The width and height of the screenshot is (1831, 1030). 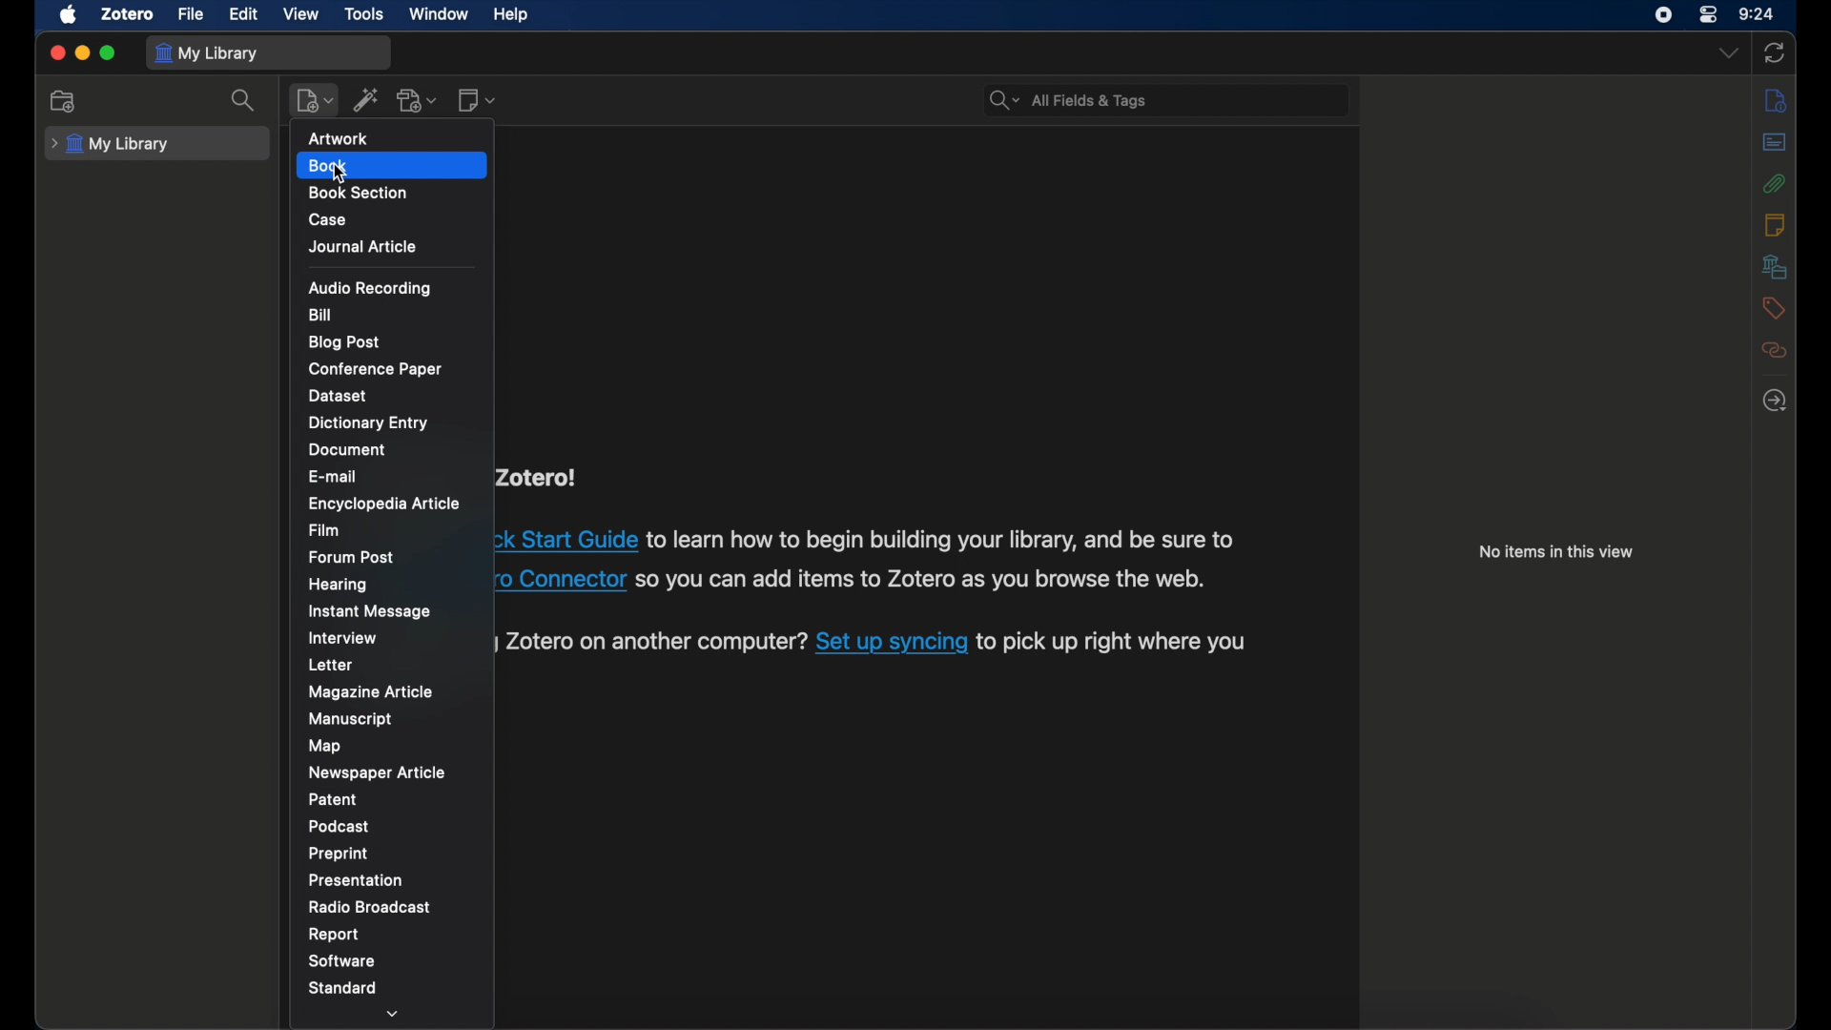 I want to click on edit, so click(x=244, y=14).